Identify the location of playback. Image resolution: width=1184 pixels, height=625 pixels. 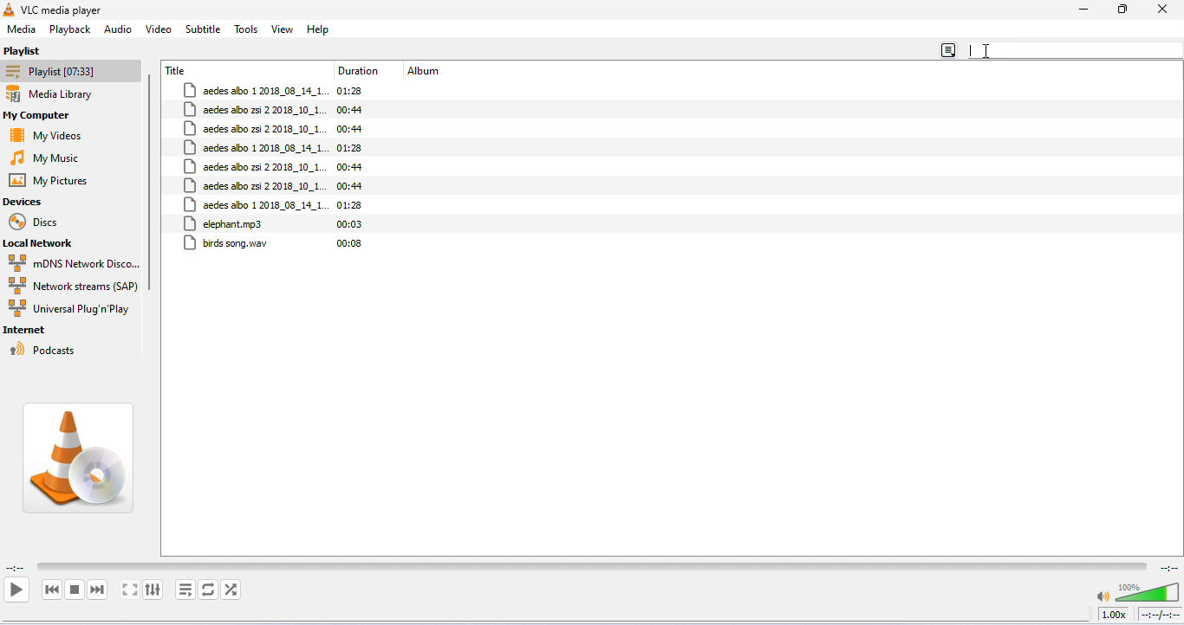
(71, 30).